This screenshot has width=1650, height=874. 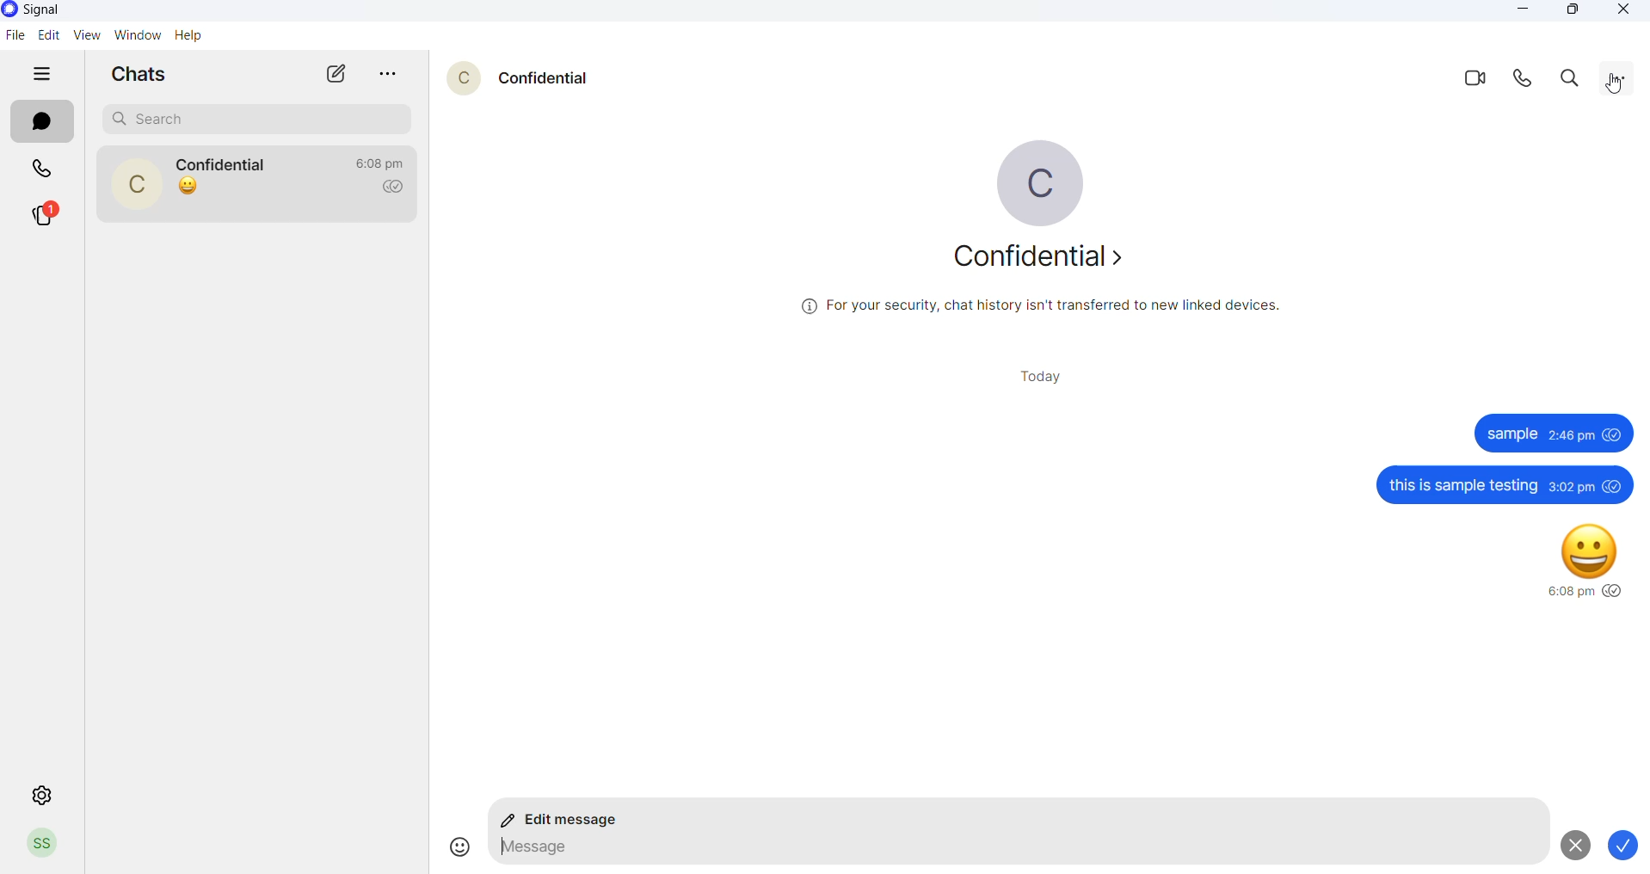 What do you see at coordinates (188, 188) in the screenshot?
I see `last message` at bounding box center [188, 188].